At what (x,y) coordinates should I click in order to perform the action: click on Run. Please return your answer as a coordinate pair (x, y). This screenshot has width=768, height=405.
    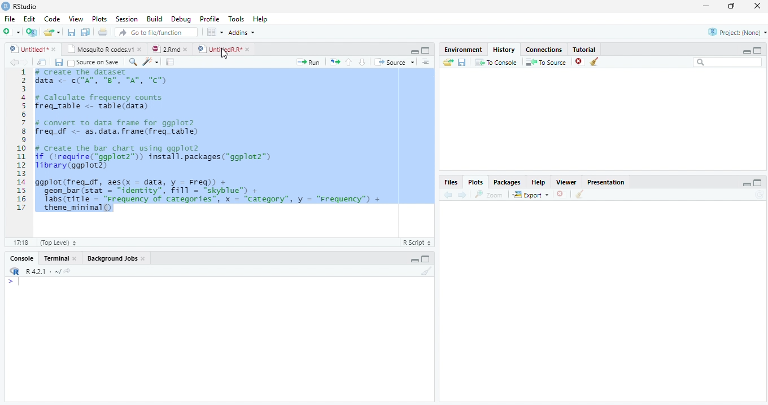
    Looking at the image, I should click on (310, 62).